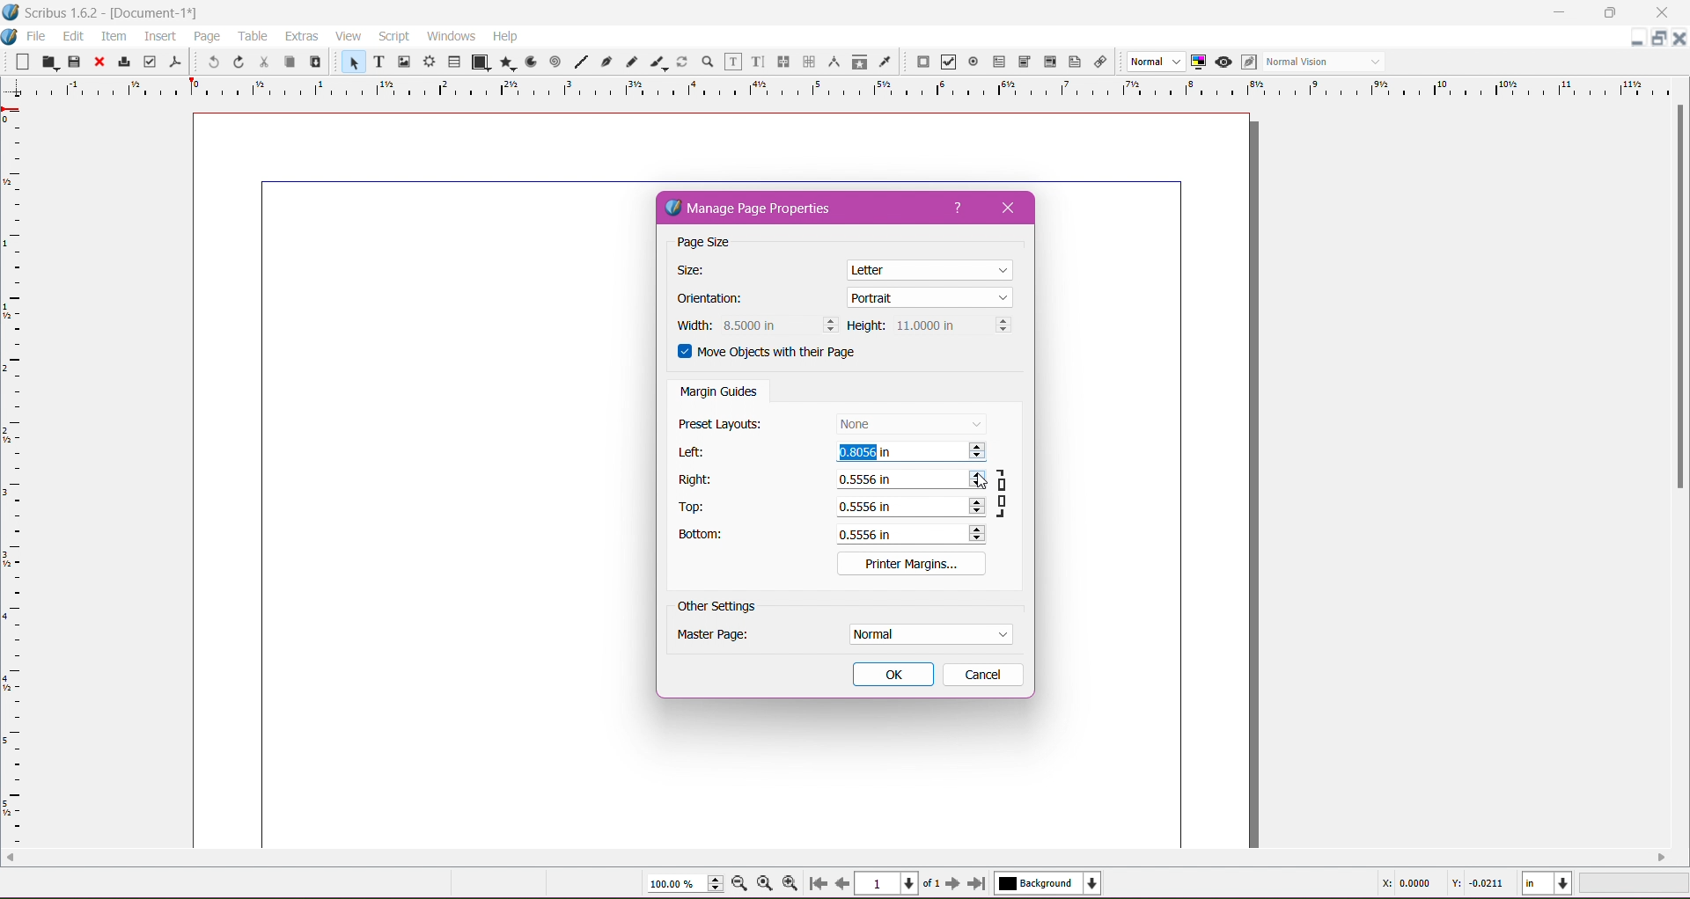 Image resolution: width=1690 pixels, height=899 pixels. What do you see at coordinates (706, 62) in the screenshot?
I see `Zoom In or Out` at bounding box center [706, 62].